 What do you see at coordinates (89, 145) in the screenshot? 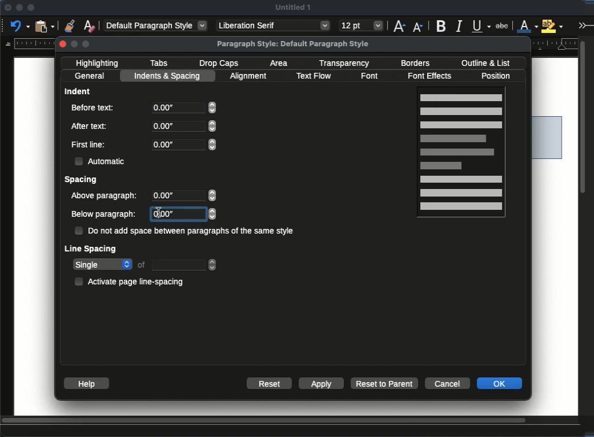
I see `first line` at bounding box center [89, 145].